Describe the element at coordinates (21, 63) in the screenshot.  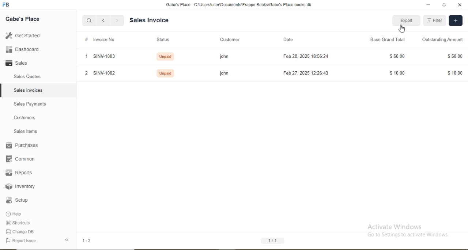
I see `Sales` at that location.